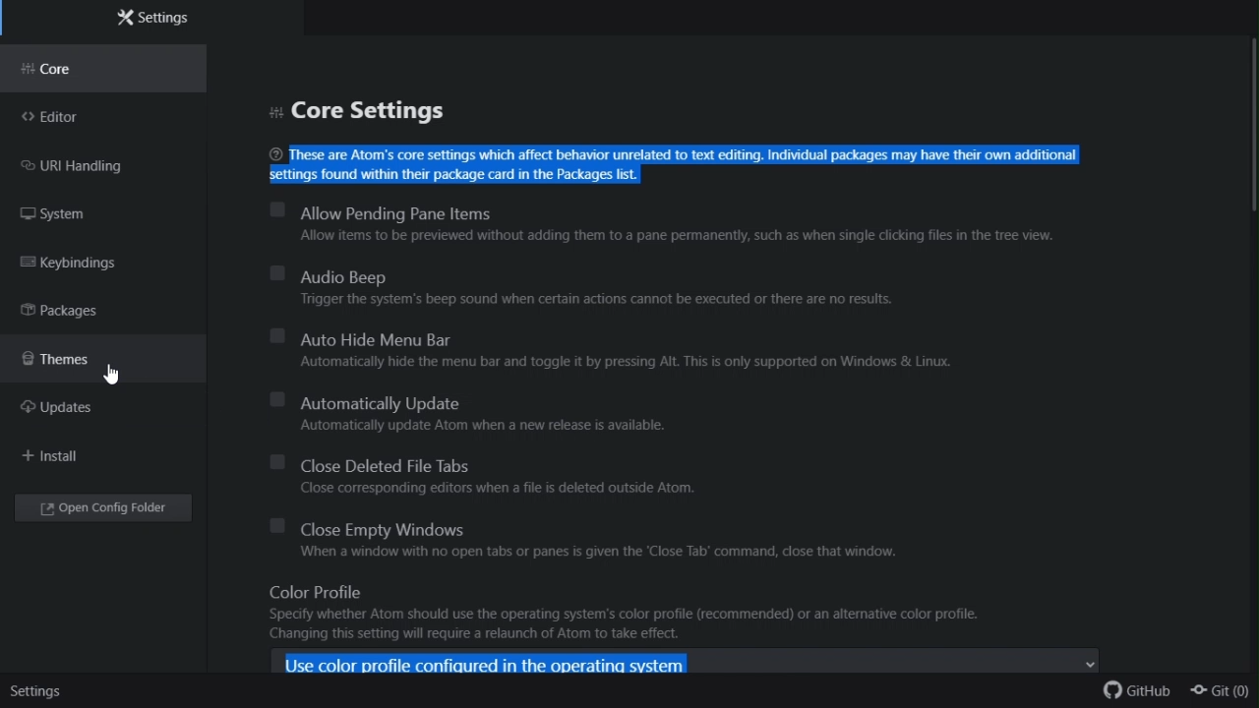 Image resolution: width=1259 pixels, height=708 pixels. Describe the element at coordinates (82, 365) in the screenshot. I see `Themes` at that location.